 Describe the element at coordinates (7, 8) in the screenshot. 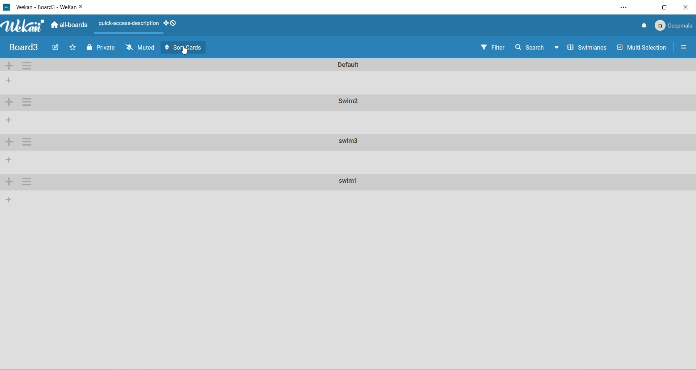

I see `logo` at that location.